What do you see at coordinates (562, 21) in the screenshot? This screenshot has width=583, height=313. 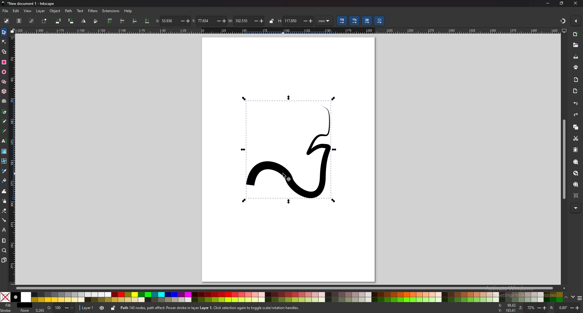 I see `snapping` at bounding box center [562, 21].